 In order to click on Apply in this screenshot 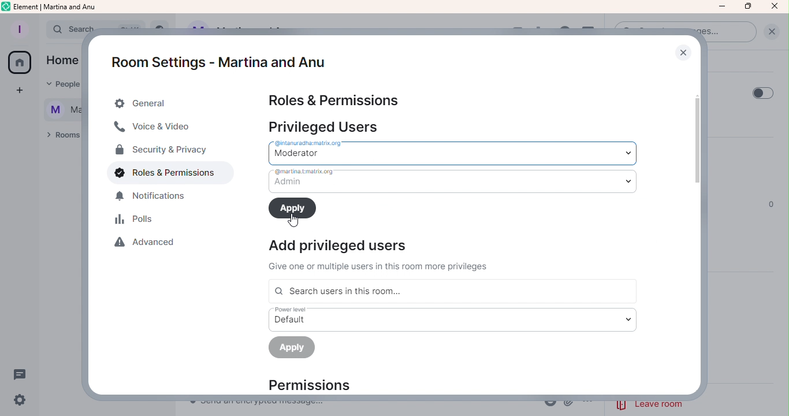, I will do `click(293, 349)`.